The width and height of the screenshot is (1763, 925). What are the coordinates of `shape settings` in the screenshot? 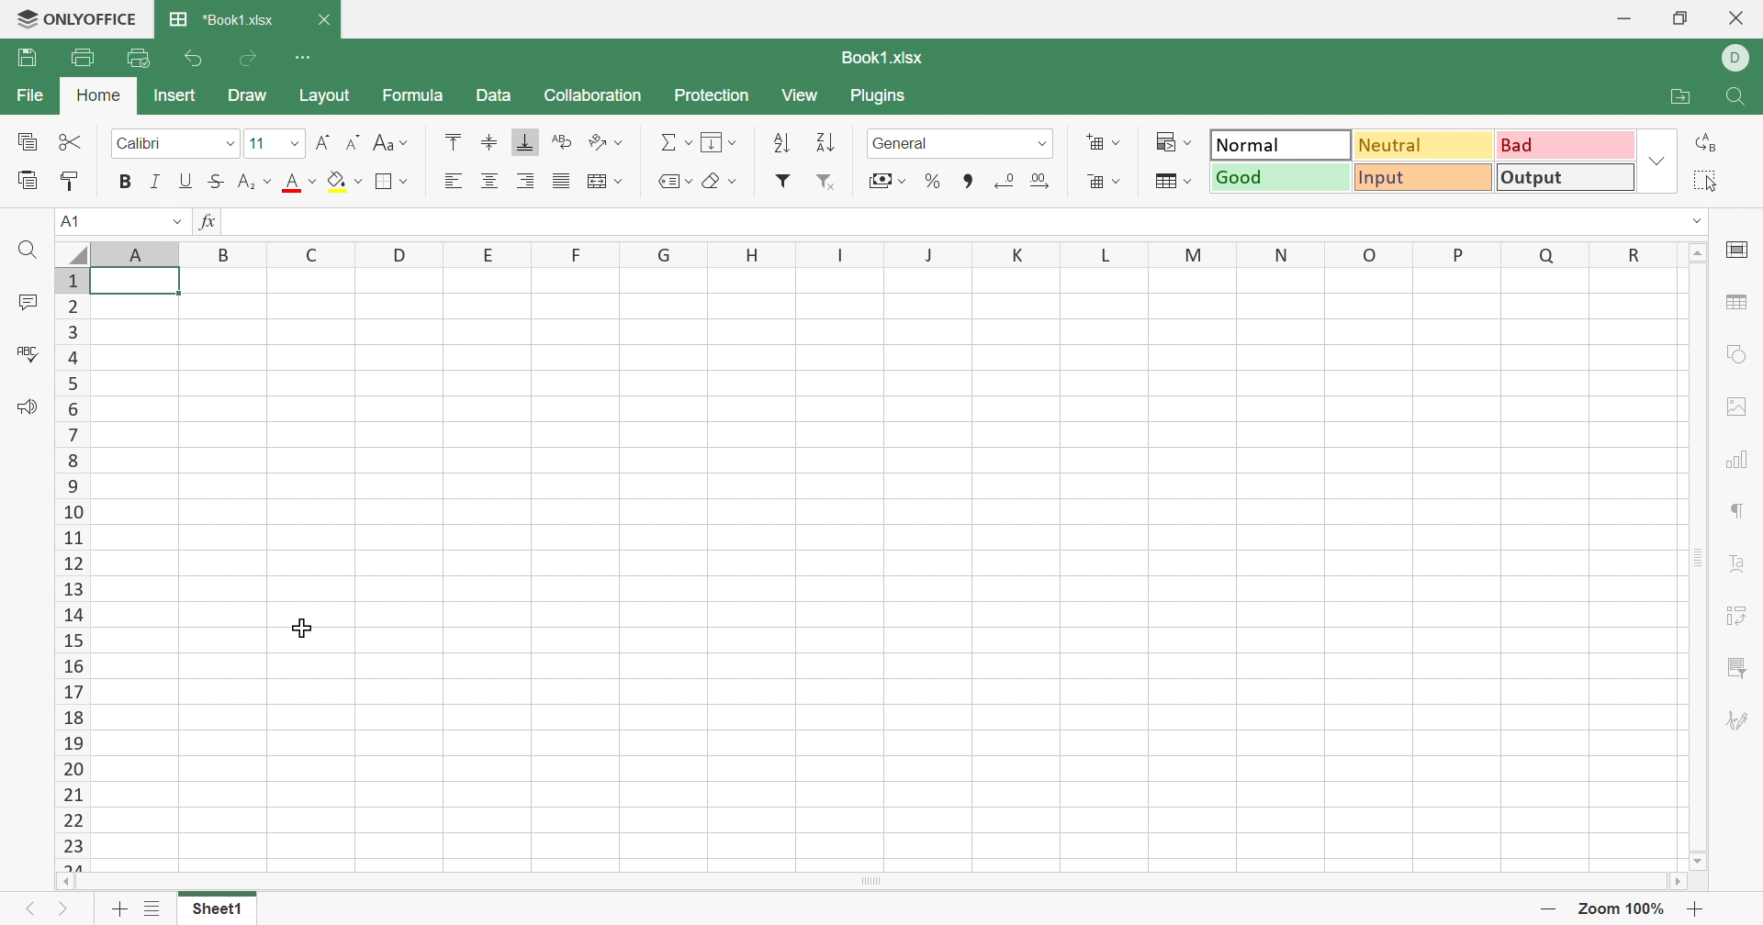 It's located at (1734, 358).